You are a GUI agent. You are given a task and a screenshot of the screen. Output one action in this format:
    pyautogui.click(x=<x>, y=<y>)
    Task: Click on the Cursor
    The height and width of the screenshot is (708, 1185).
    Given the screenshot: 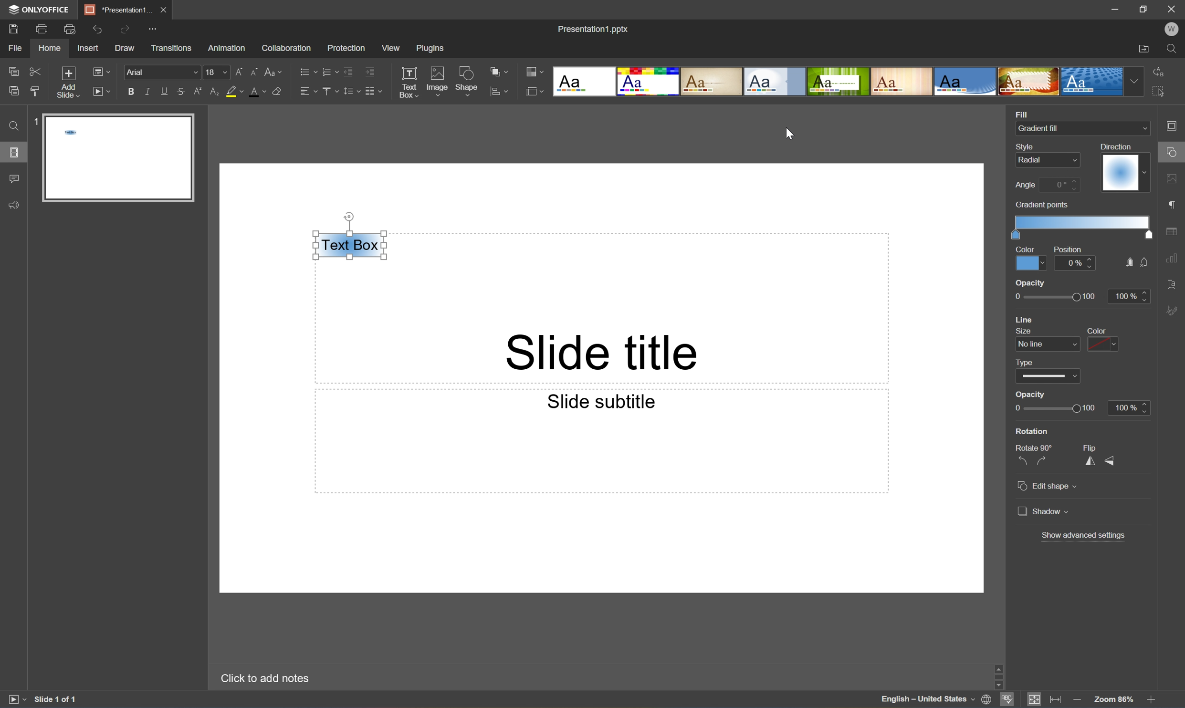 What is the action you would take?
    pyautogui.click(x=786, y=133)
    